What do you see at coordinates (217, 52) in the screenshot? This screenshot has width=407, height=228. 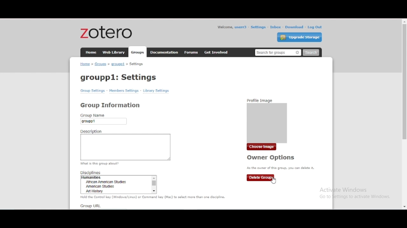 I see `get involved` at bounding box center [217, 52].